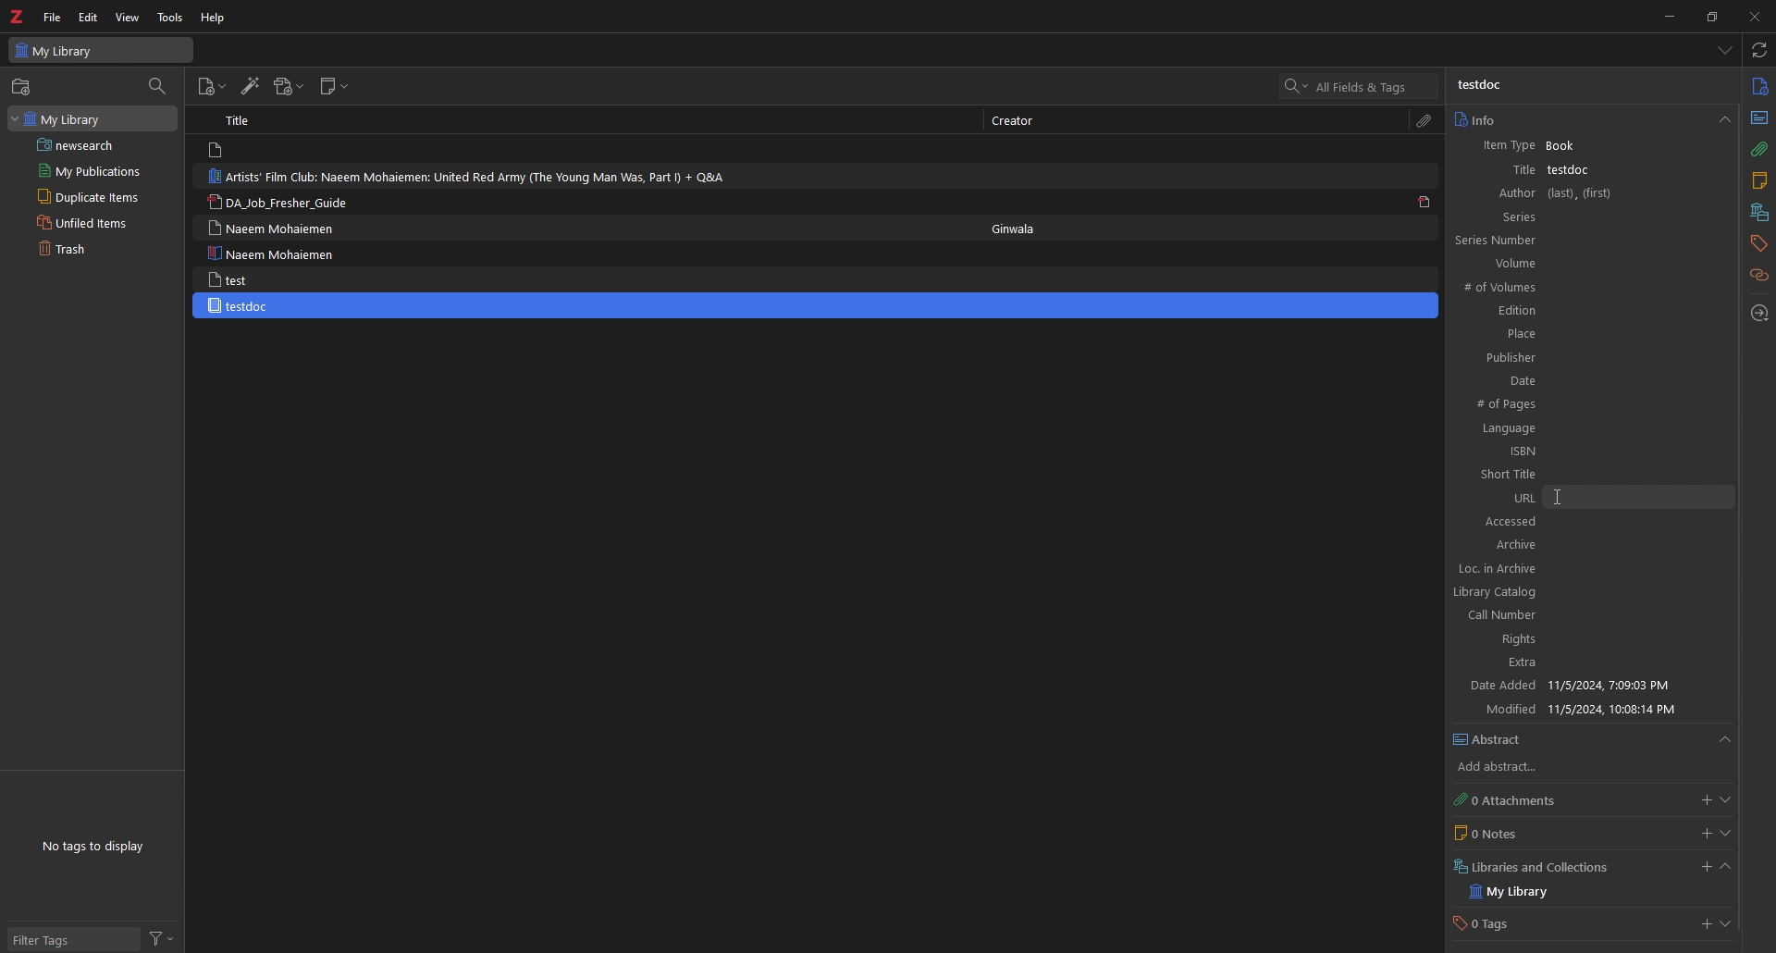  What do you see at coordinates (96, 144) in the screenshot?
I see `saved search` at bounding box center [96, 144].